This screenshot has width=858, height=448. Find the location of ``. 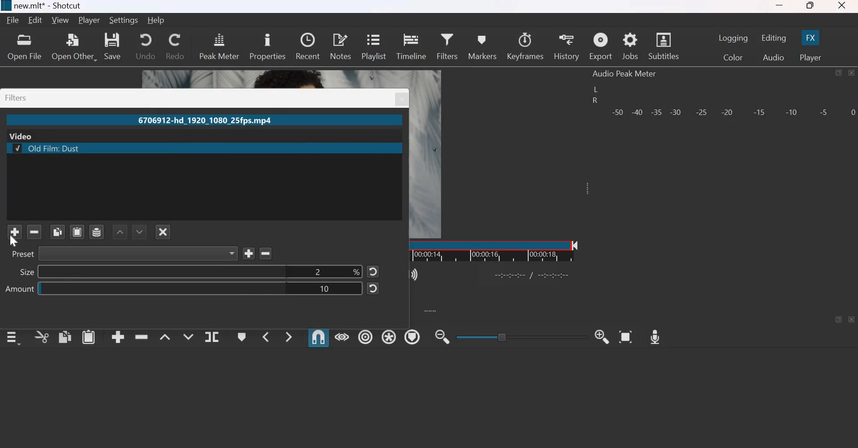

 is located at coordinates (25, 47).